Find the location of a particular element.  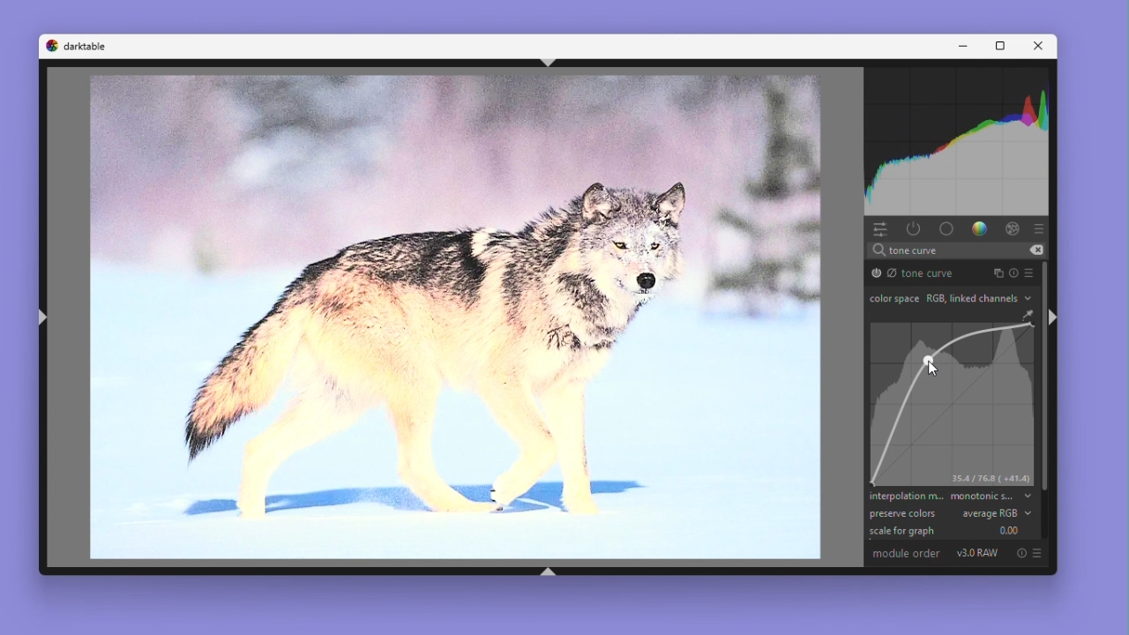

preset is located at coordinates (1028, 272).